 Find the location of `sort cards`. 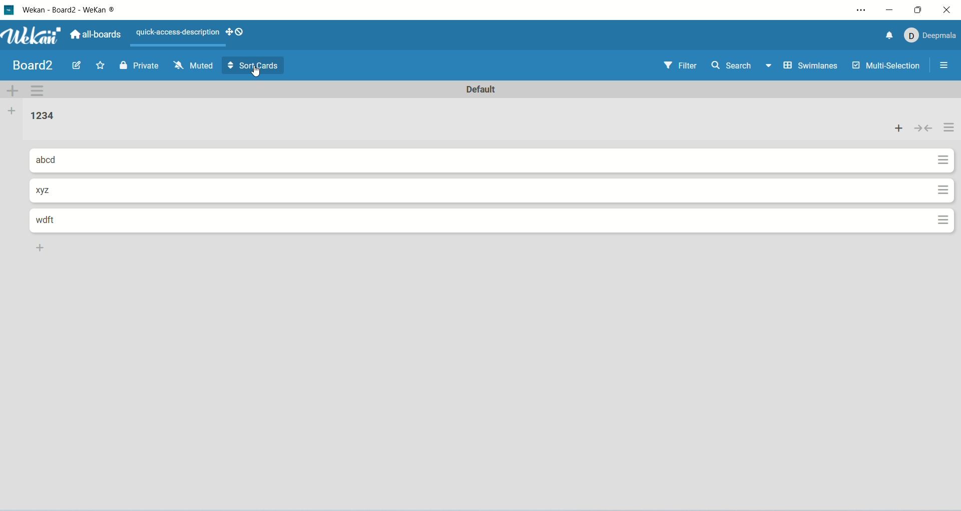

sort cards is located at coordinates (253, 66).